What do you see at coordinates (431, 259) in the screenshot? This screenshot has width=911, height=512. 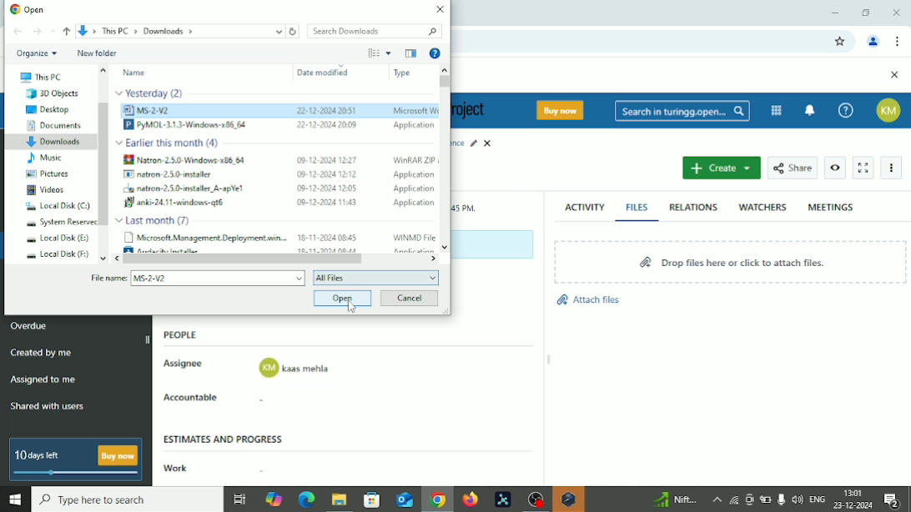 I see `move right in files` at bounding box center [431, 259].